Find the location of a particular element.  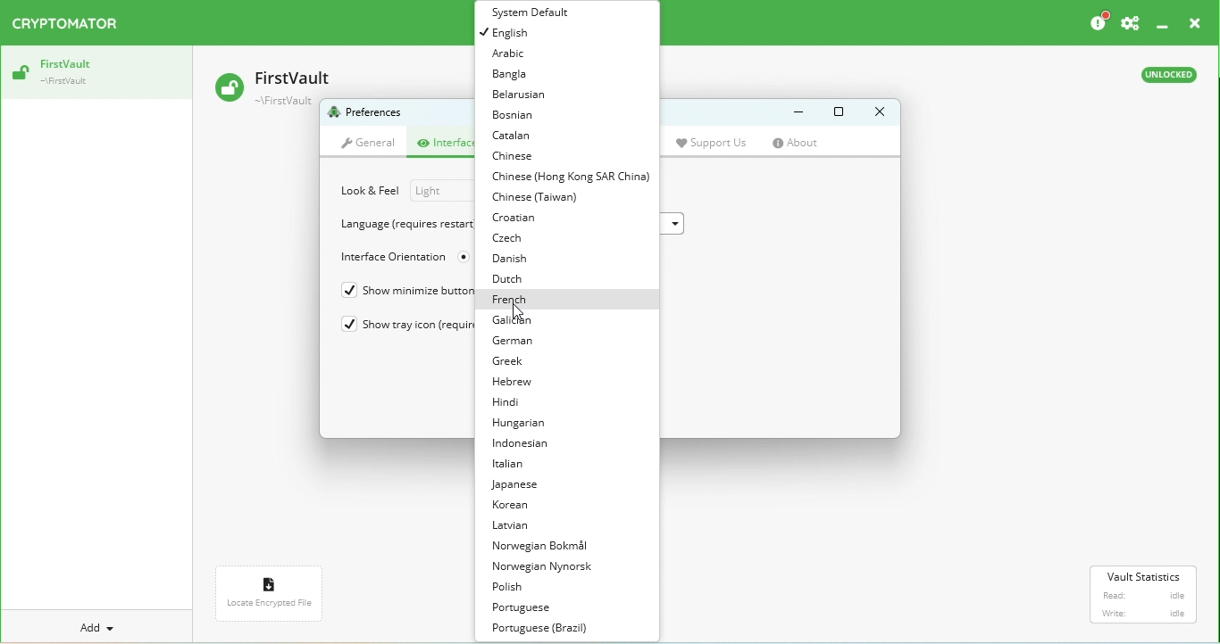

Norwegian Nynorsk is located at coordinates (551, 568).